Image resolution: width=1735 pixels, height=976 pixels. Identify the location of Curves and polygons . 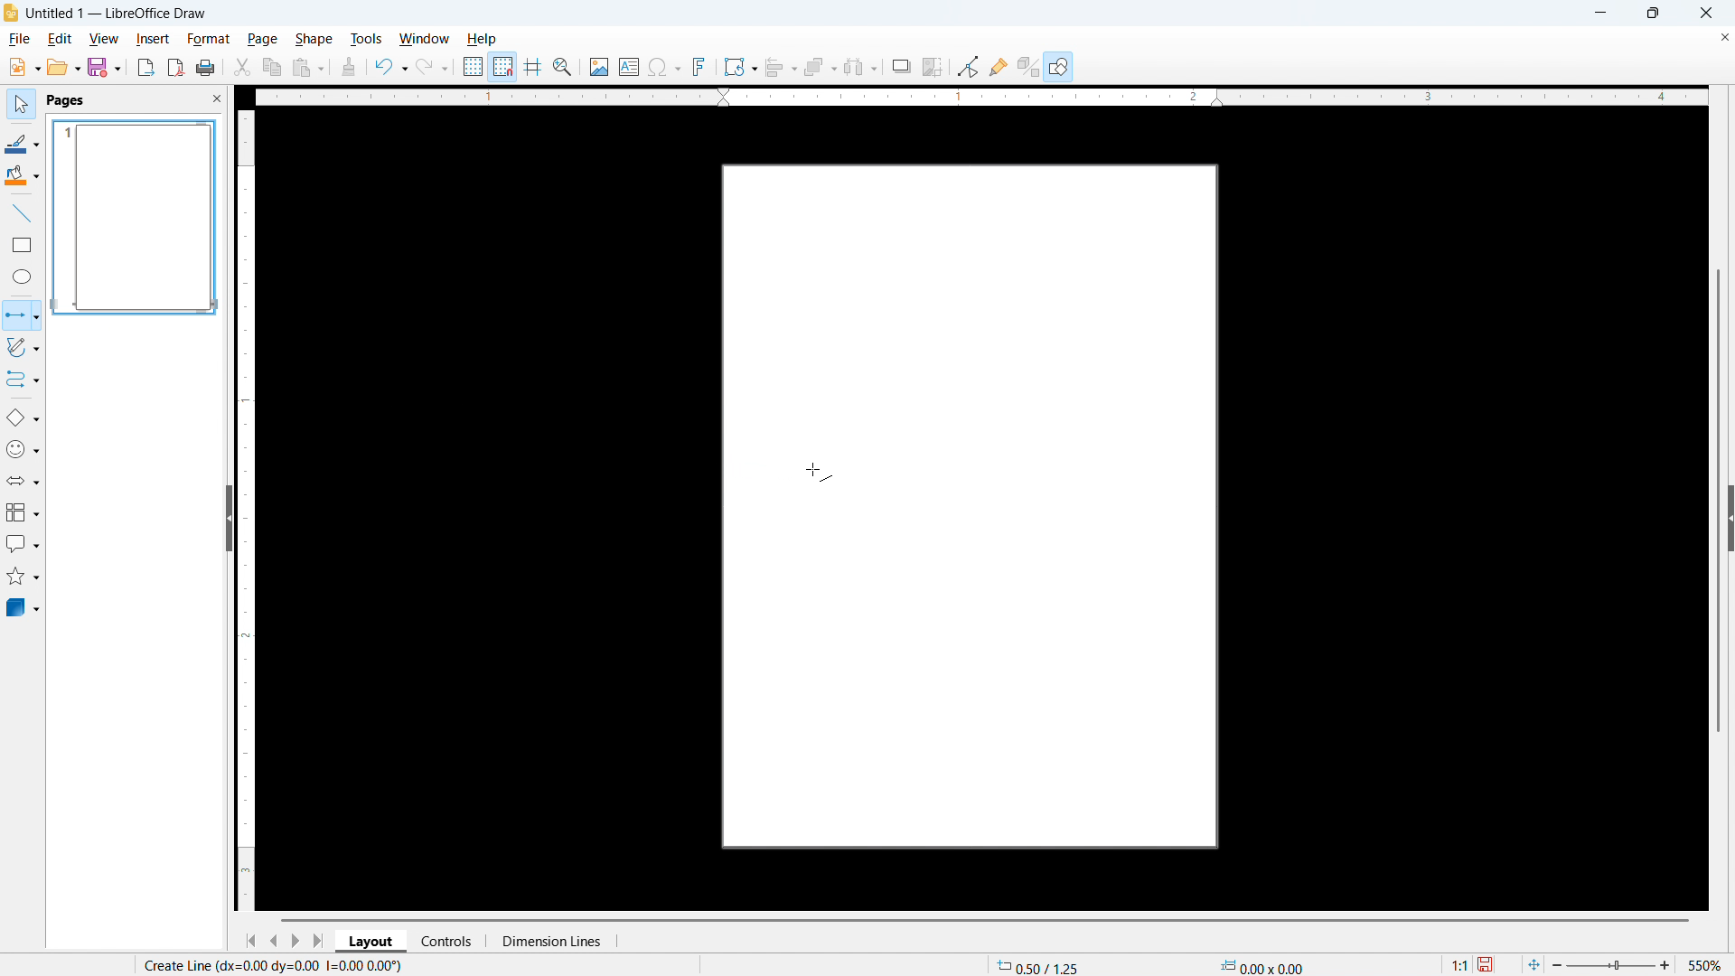
(23, 348).